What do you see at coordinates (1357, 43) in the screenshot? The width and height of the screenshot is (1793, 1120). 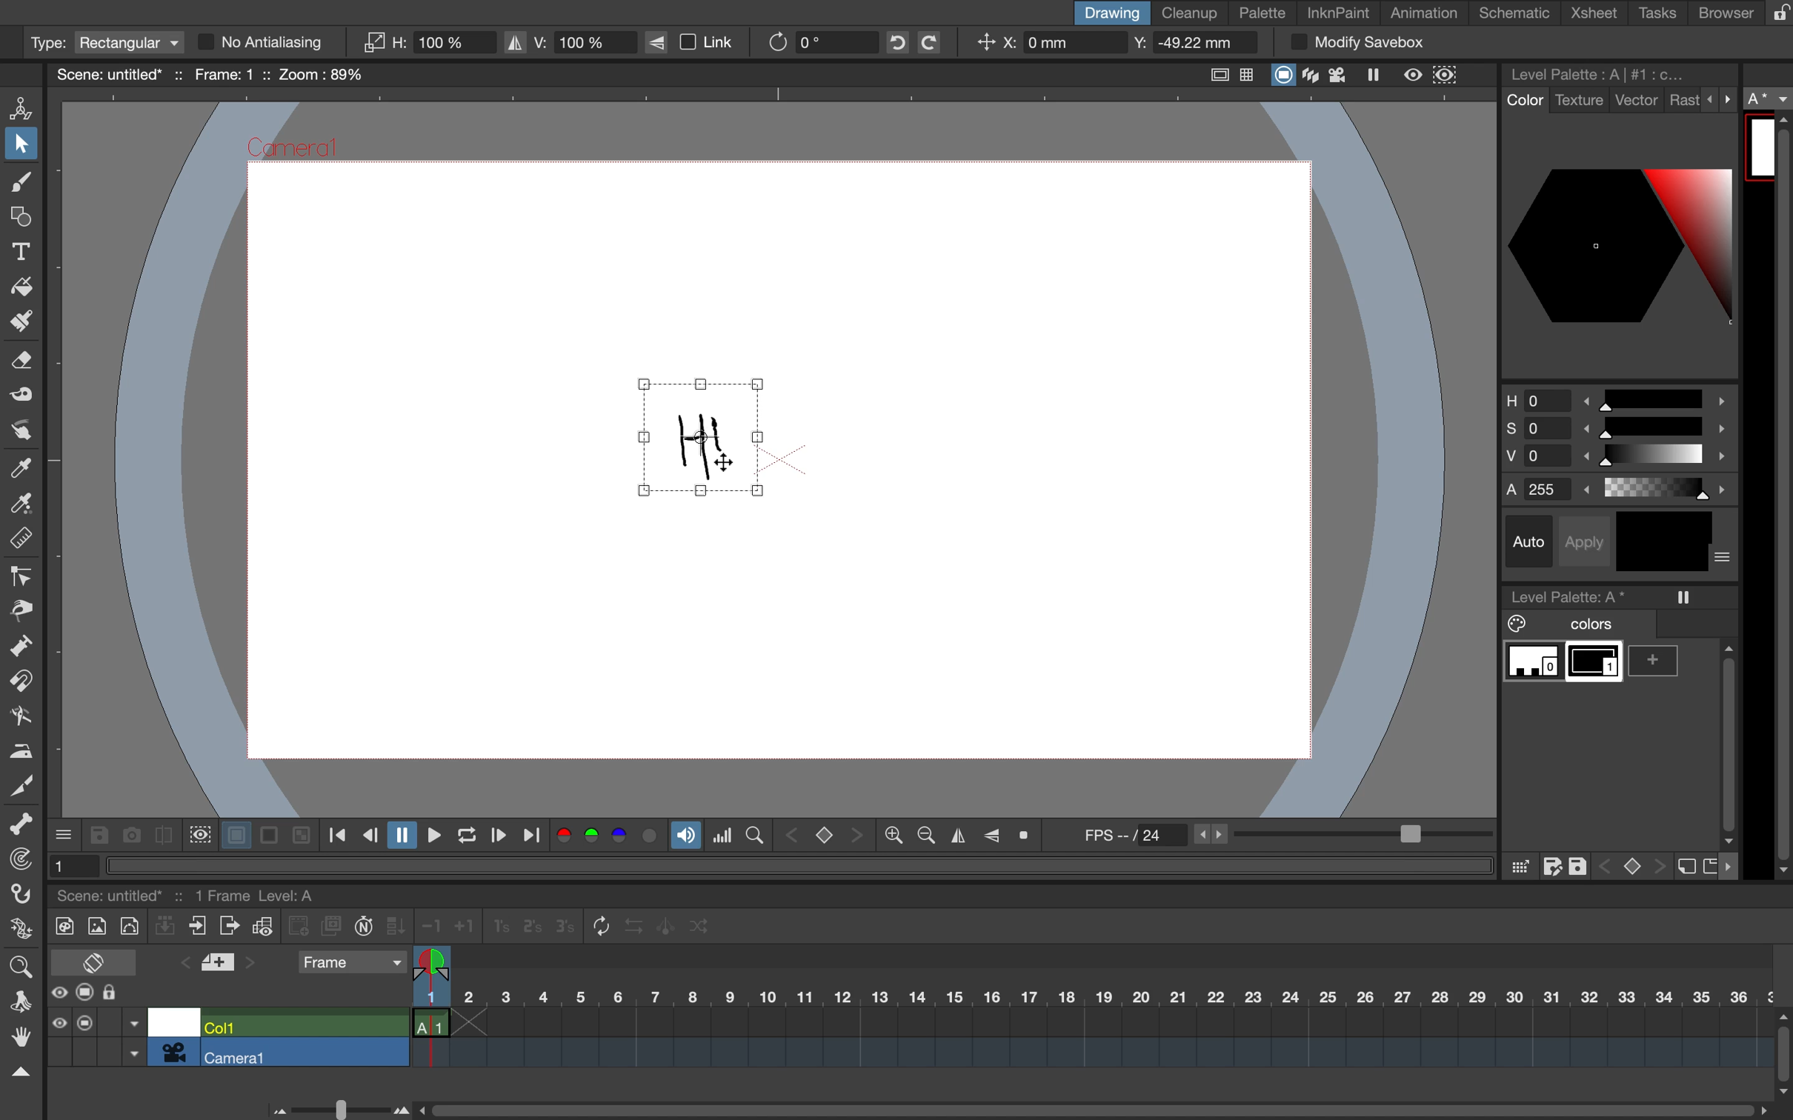 I see `modify savebox` at bounding box center [1357, 43].